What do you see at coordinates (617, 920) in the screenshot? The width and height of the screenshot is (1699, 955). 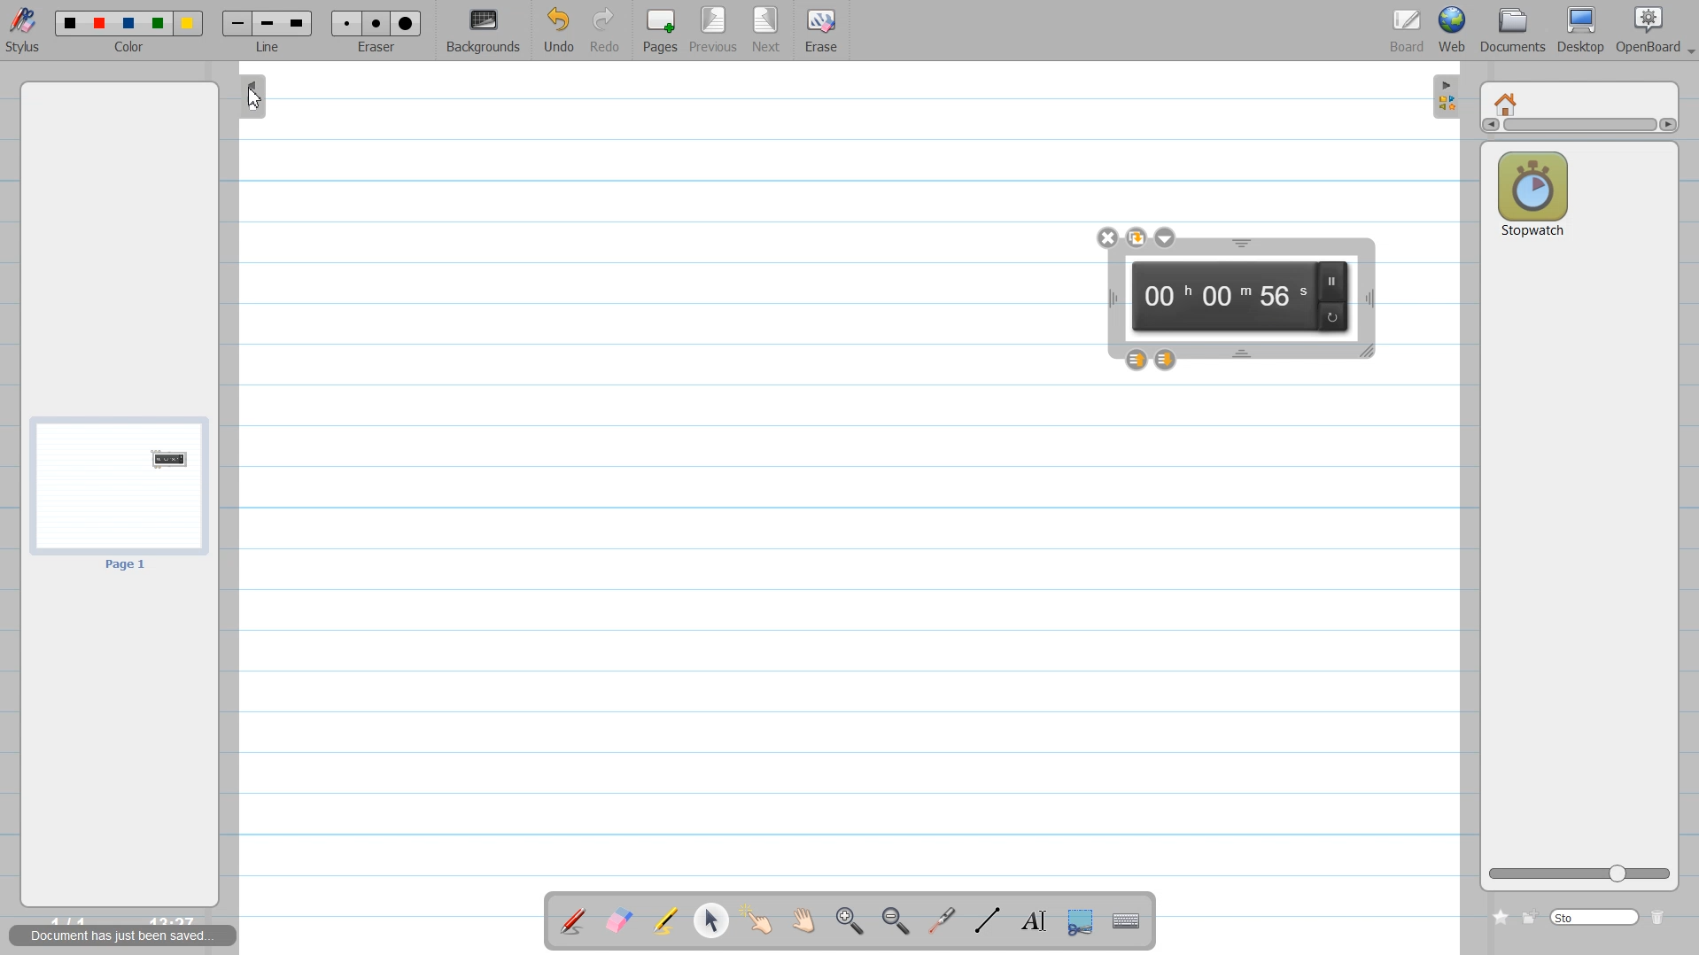 I see `Erase annotation` at bounding box center [617, 920].